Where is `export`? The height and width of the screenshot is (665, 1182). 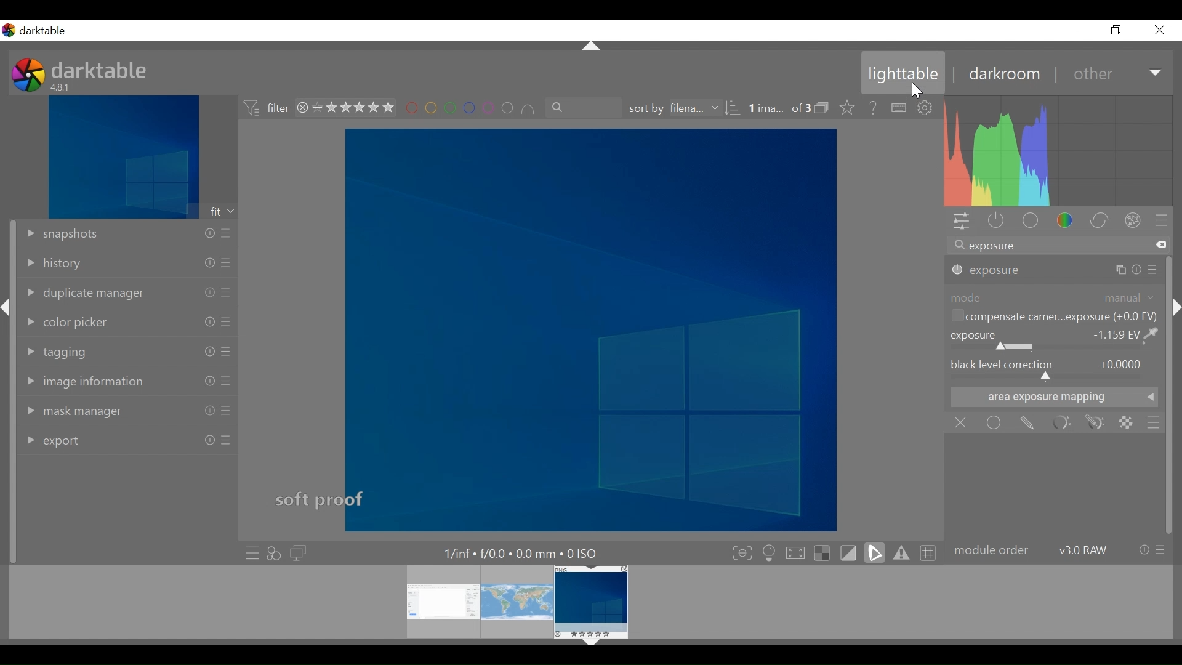 export is located at coordinates (51, 442).